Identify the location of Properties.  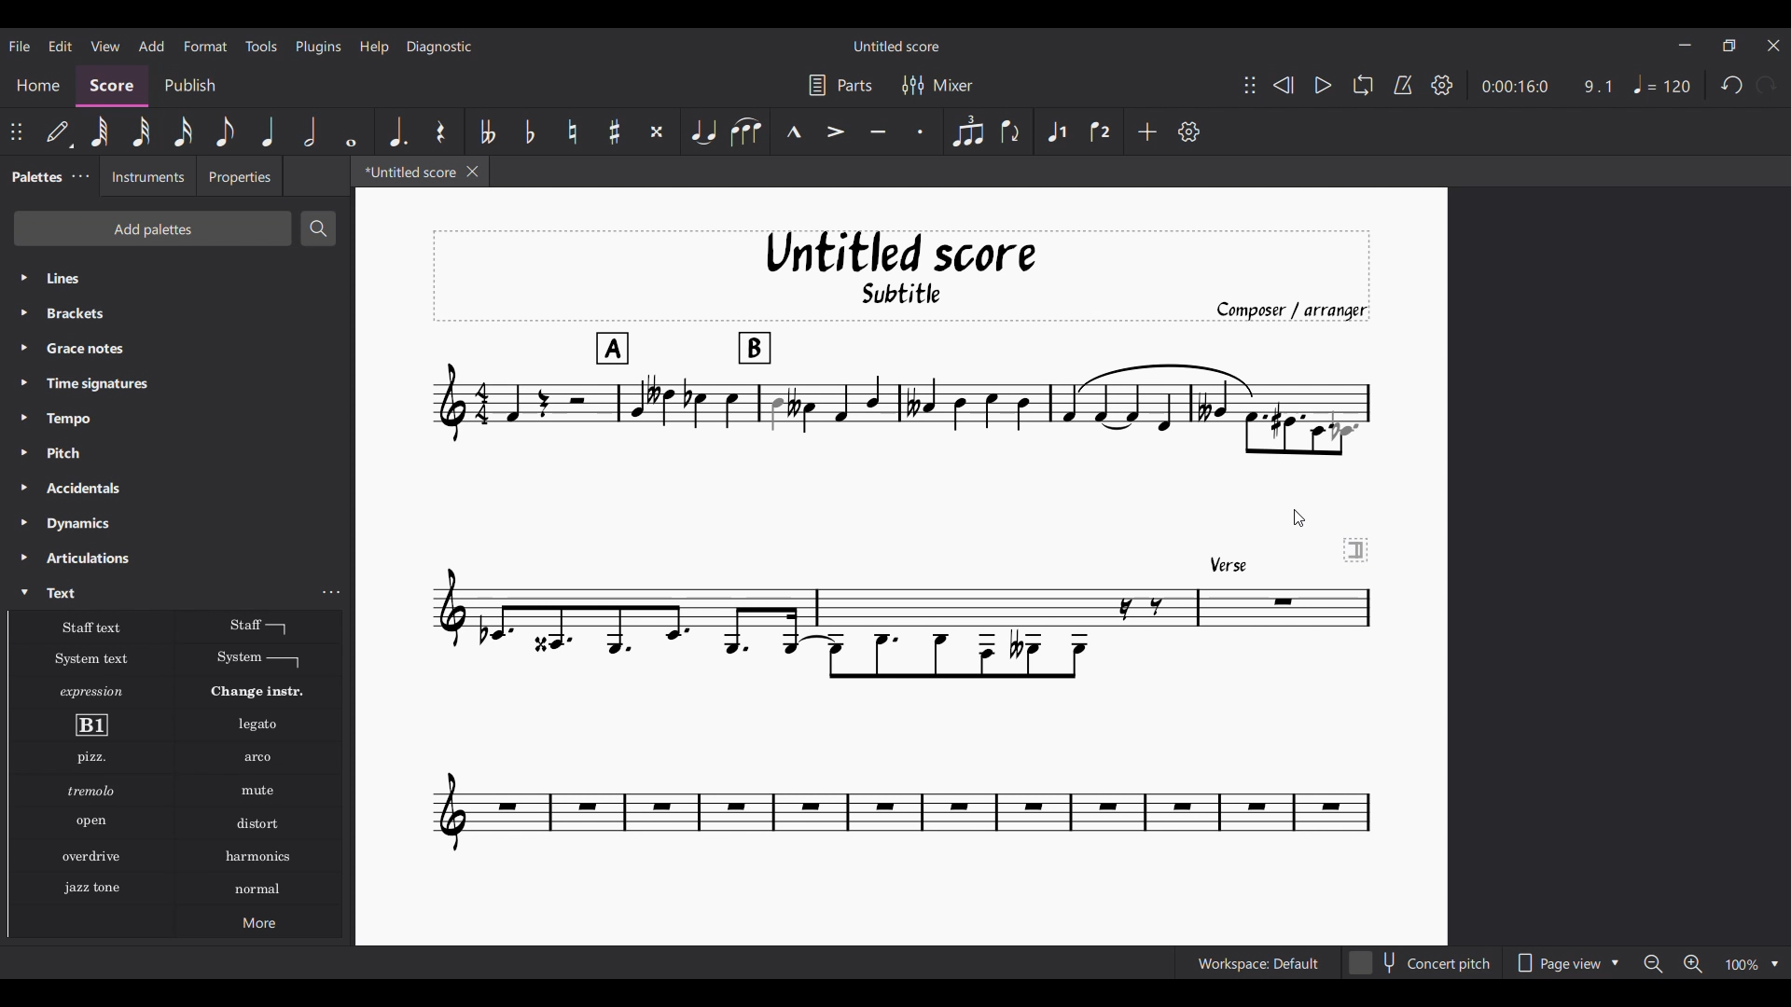
(240, 175).